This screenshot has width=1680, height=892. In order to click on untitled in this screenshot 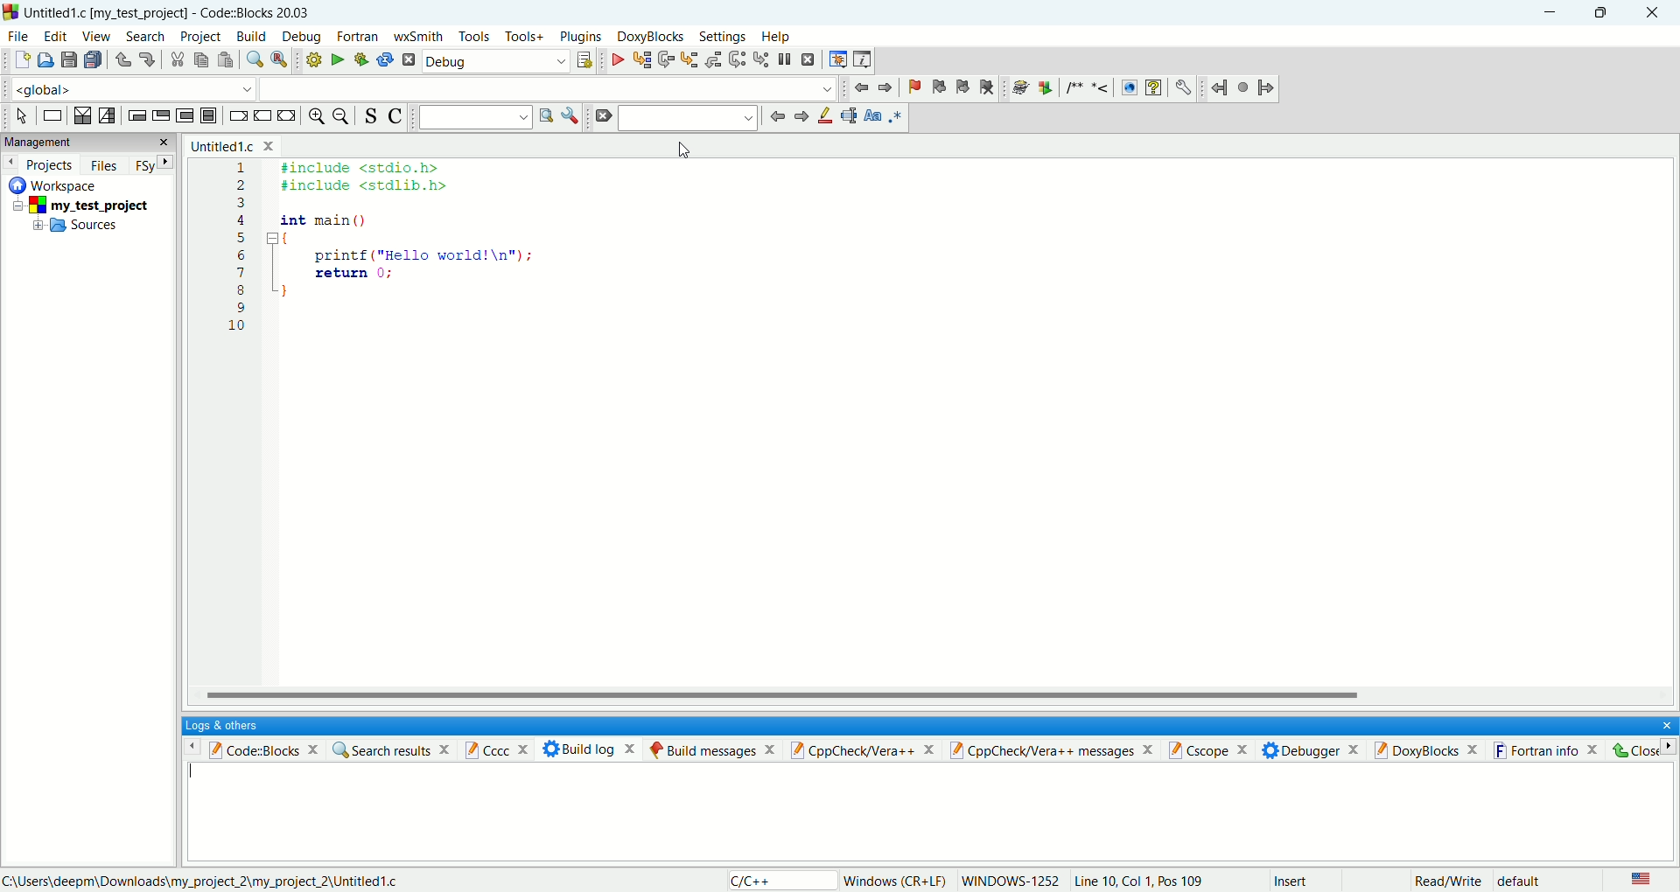, I will do `click(232, 145)`.